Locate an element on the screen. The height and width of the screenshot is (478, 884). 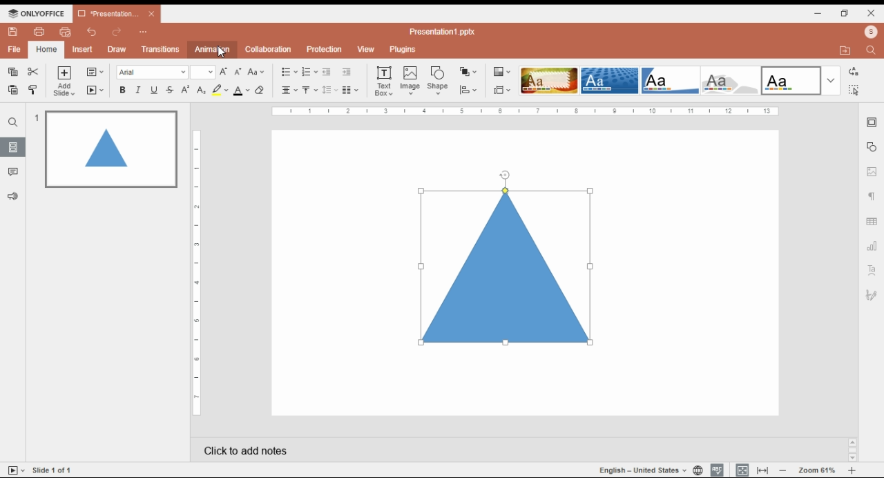
scroll bar is located at coordinates (853, 450).